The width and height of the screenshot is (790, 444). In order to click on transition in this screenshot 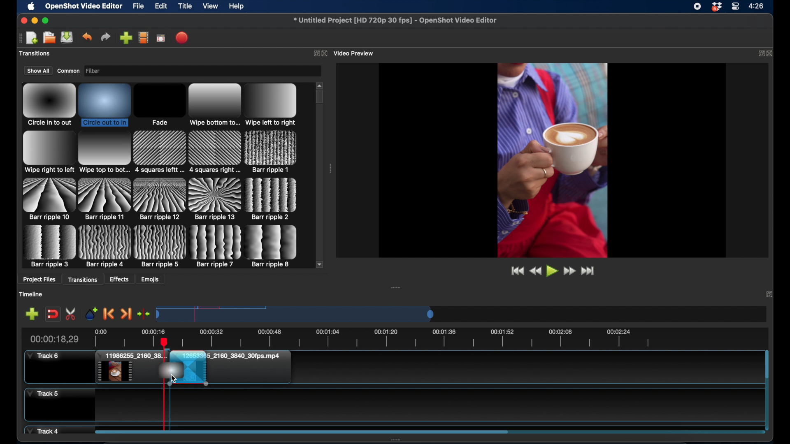, I will do `click(272, 246)`.